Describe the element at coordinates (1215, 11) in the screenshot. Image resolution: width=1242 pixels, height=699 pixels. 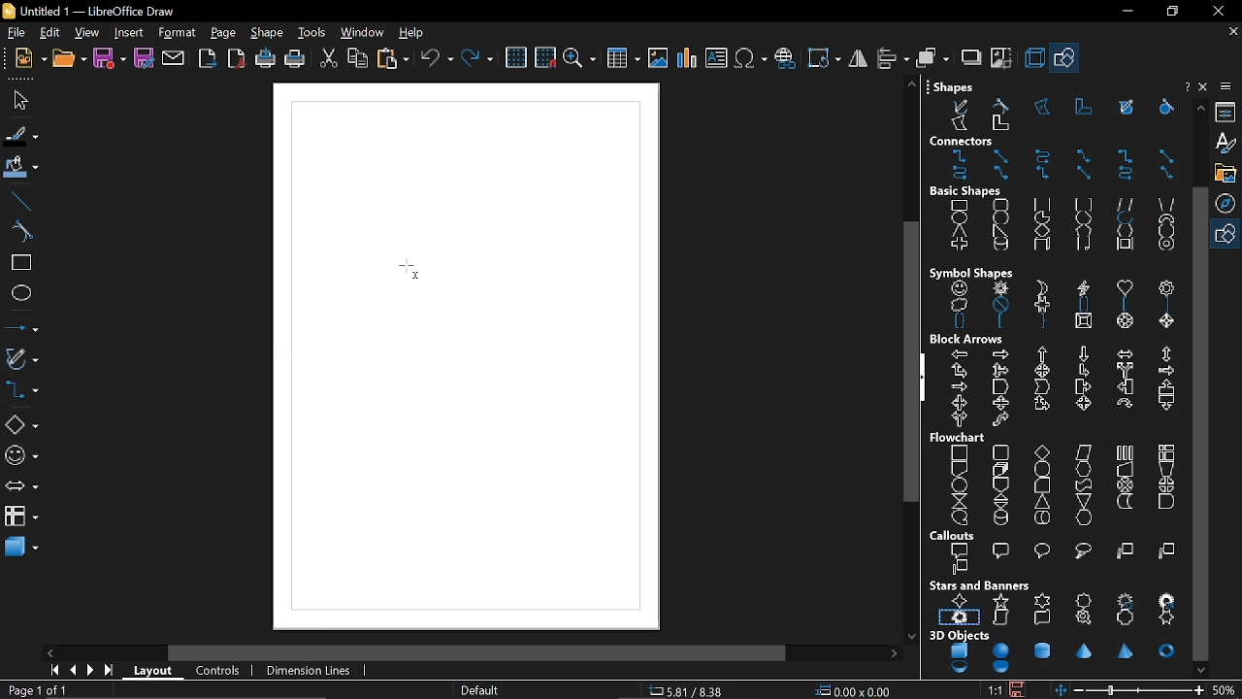
I see `close` at that location.